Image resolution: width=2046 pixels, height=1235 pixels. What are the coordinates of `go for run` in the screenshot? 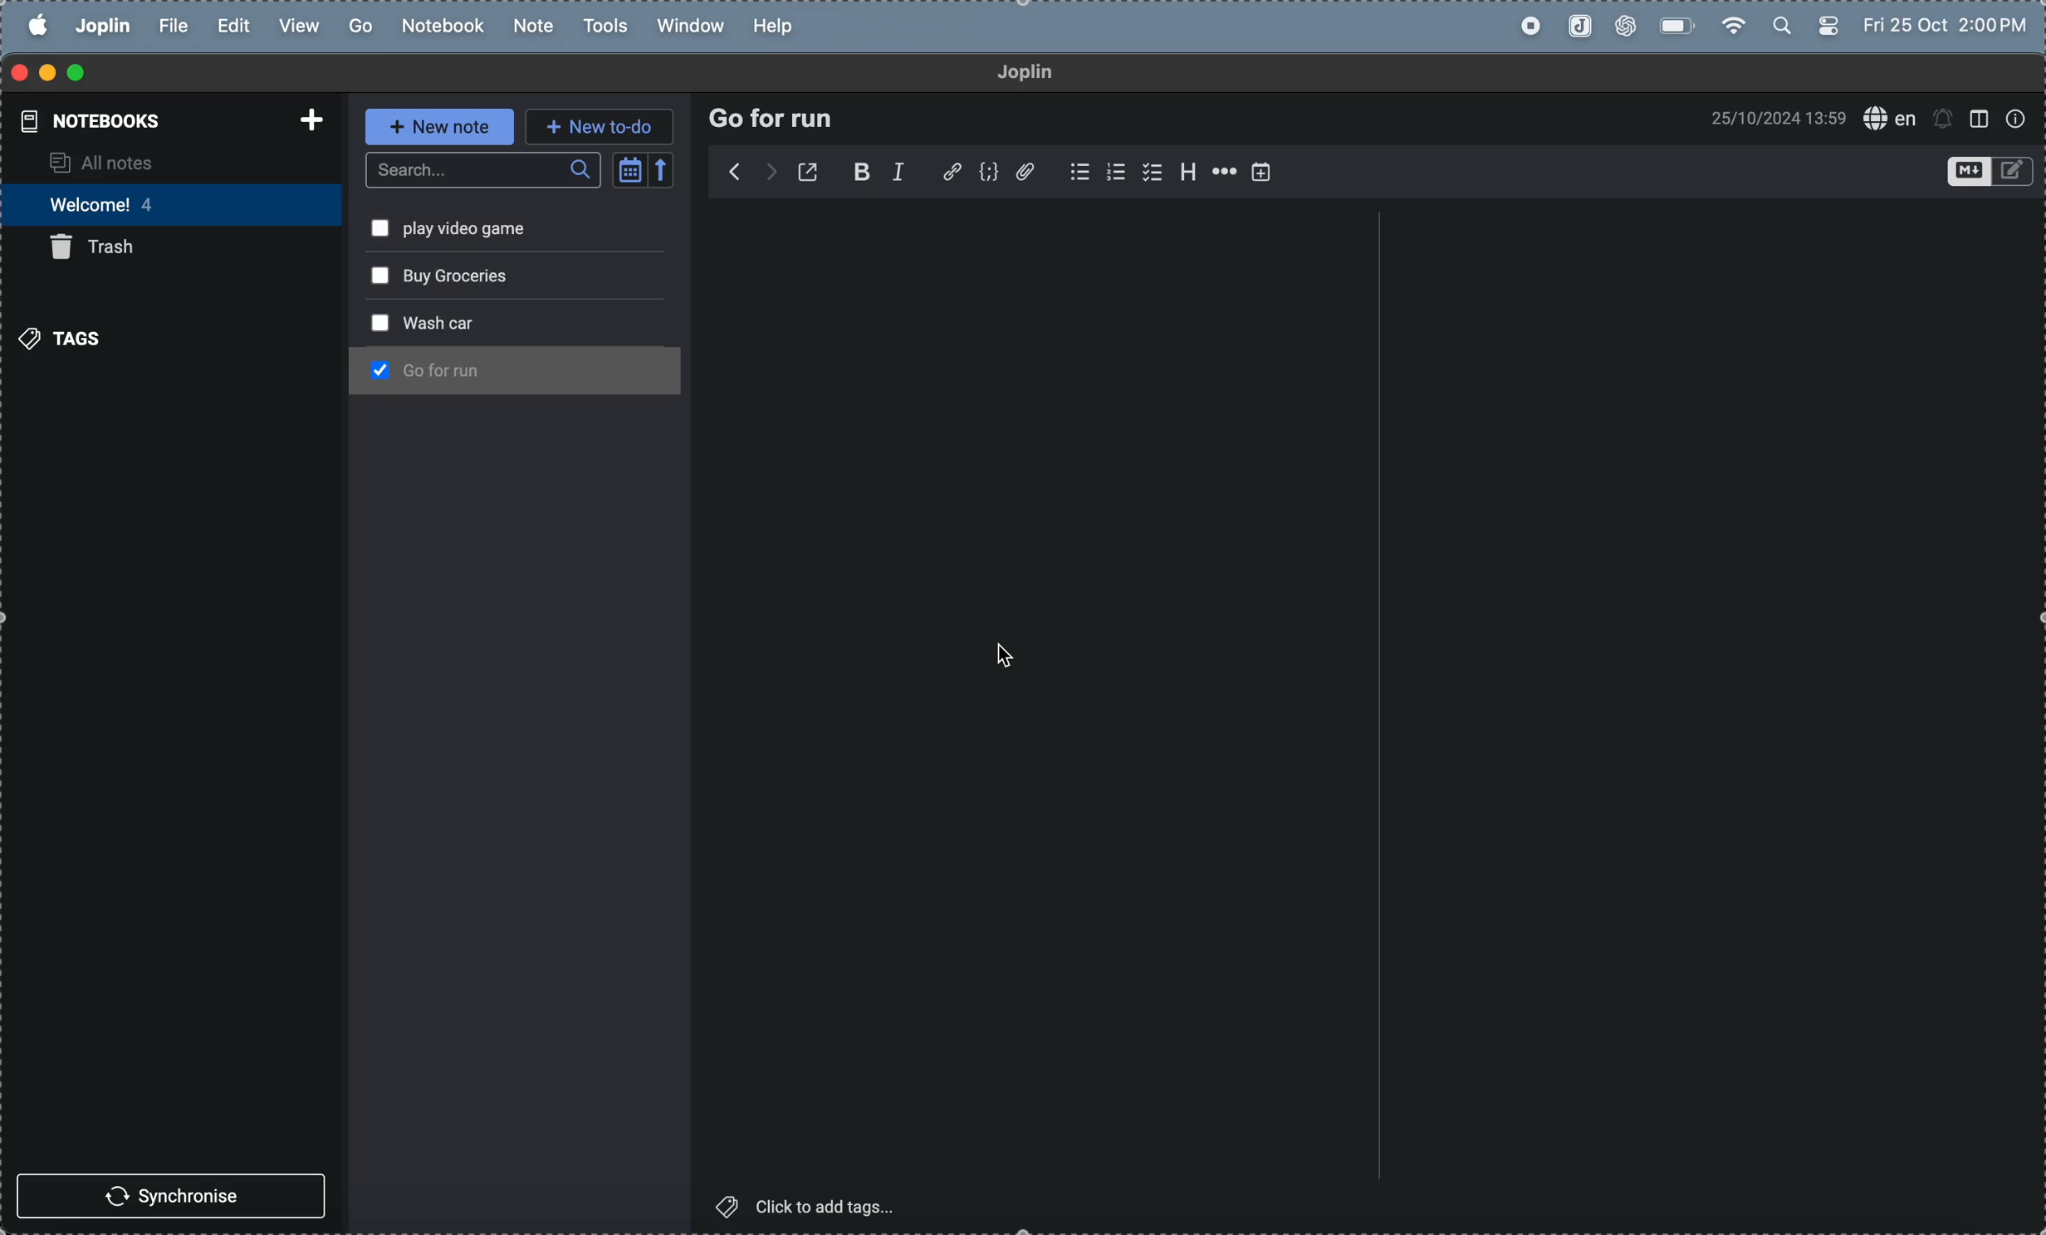 It's located at (534, 230).